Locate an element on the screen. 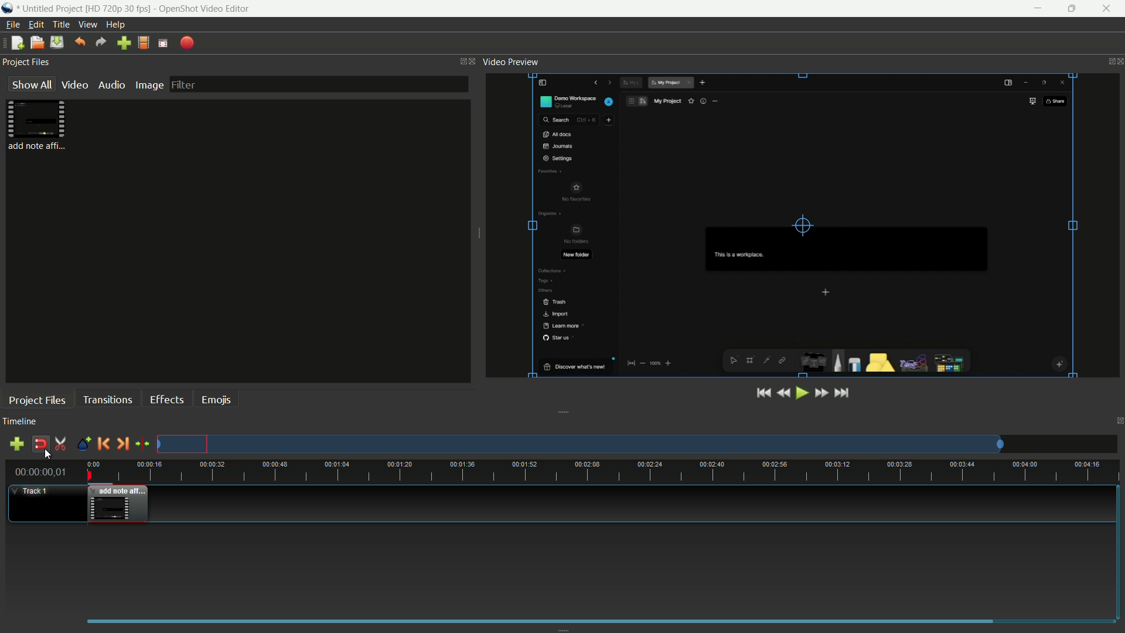 The image size is (1125, 633). track1 is located at coordinates (32, 491).